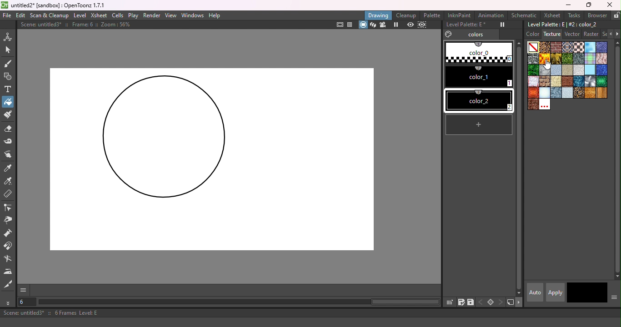  Describe the element at coordinates (193, 15) in the screenshot. I see `Windows` at that location.